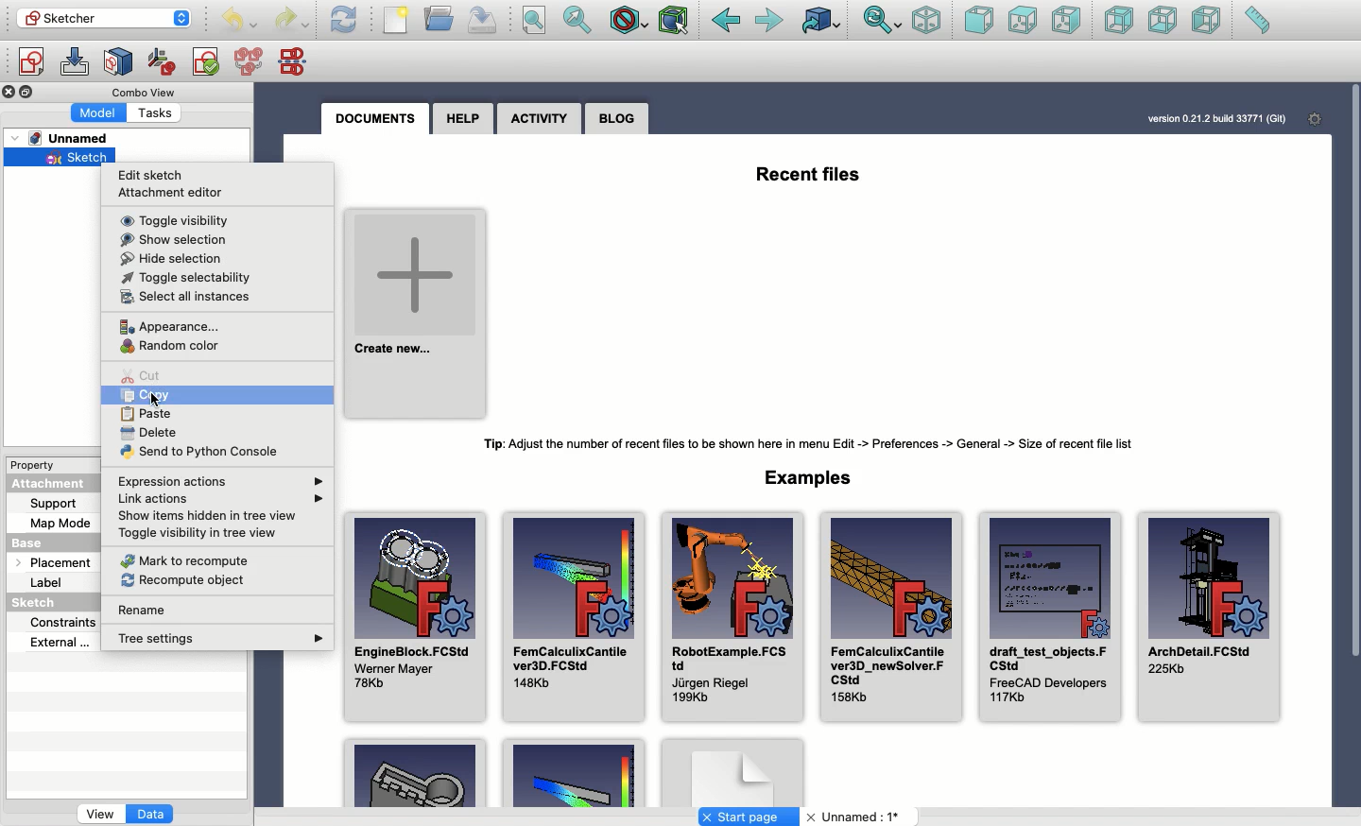 This screenshot has width=1361, height=826. I want to click on Activity , so click(539, 120).